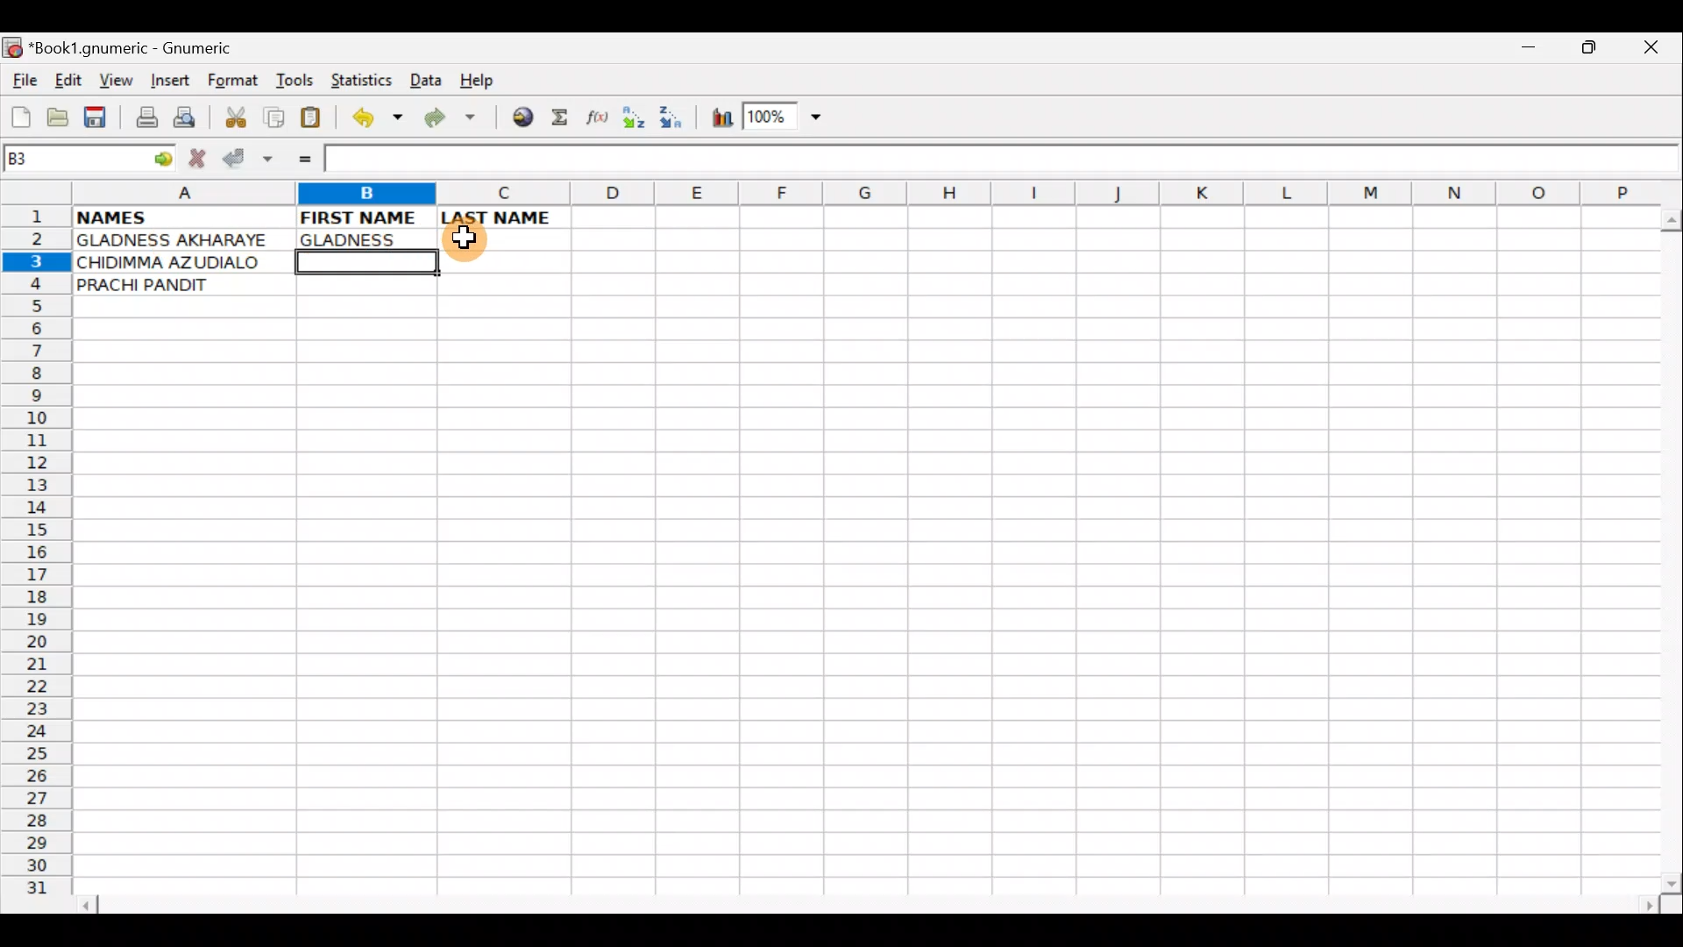 The height and width of the screenshot is (947, 1683). What do you see at coordinates (19, 114) in the screenshot?
I see `Create new workbook` at bounding box center [19, 114].